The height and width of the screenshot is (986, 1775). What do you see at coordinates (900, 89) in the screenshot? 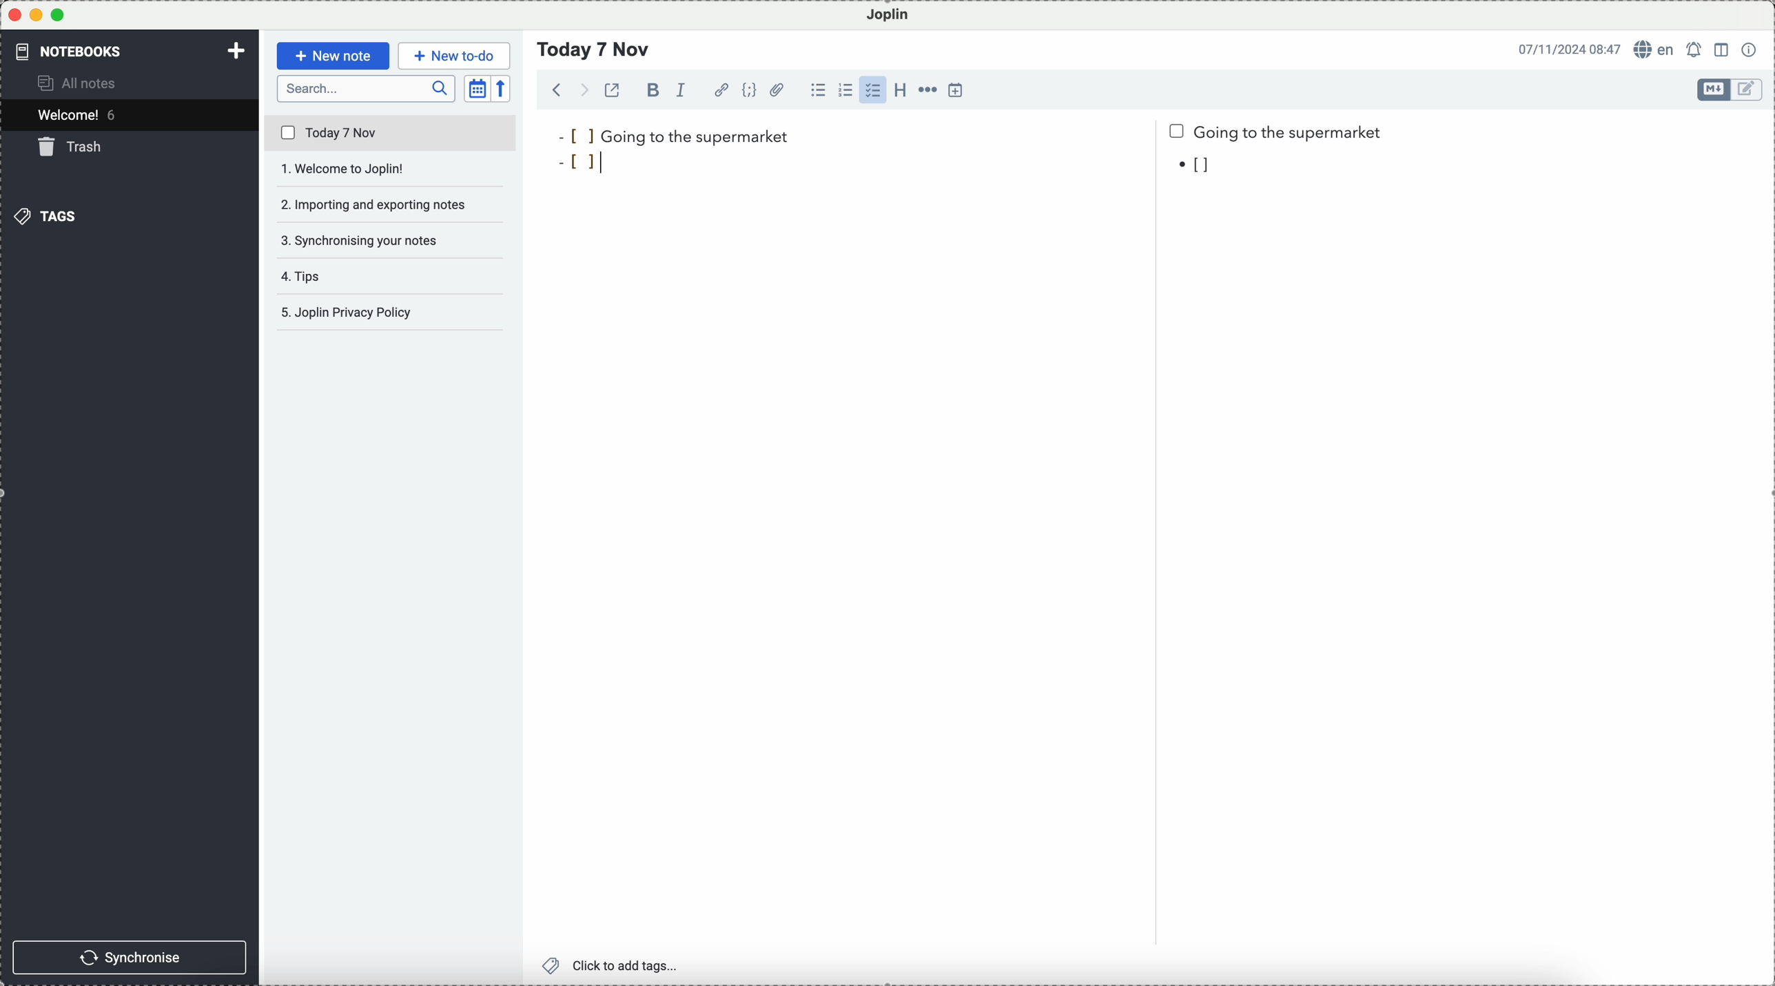
I see `heading` at bounding box center [900, 89].